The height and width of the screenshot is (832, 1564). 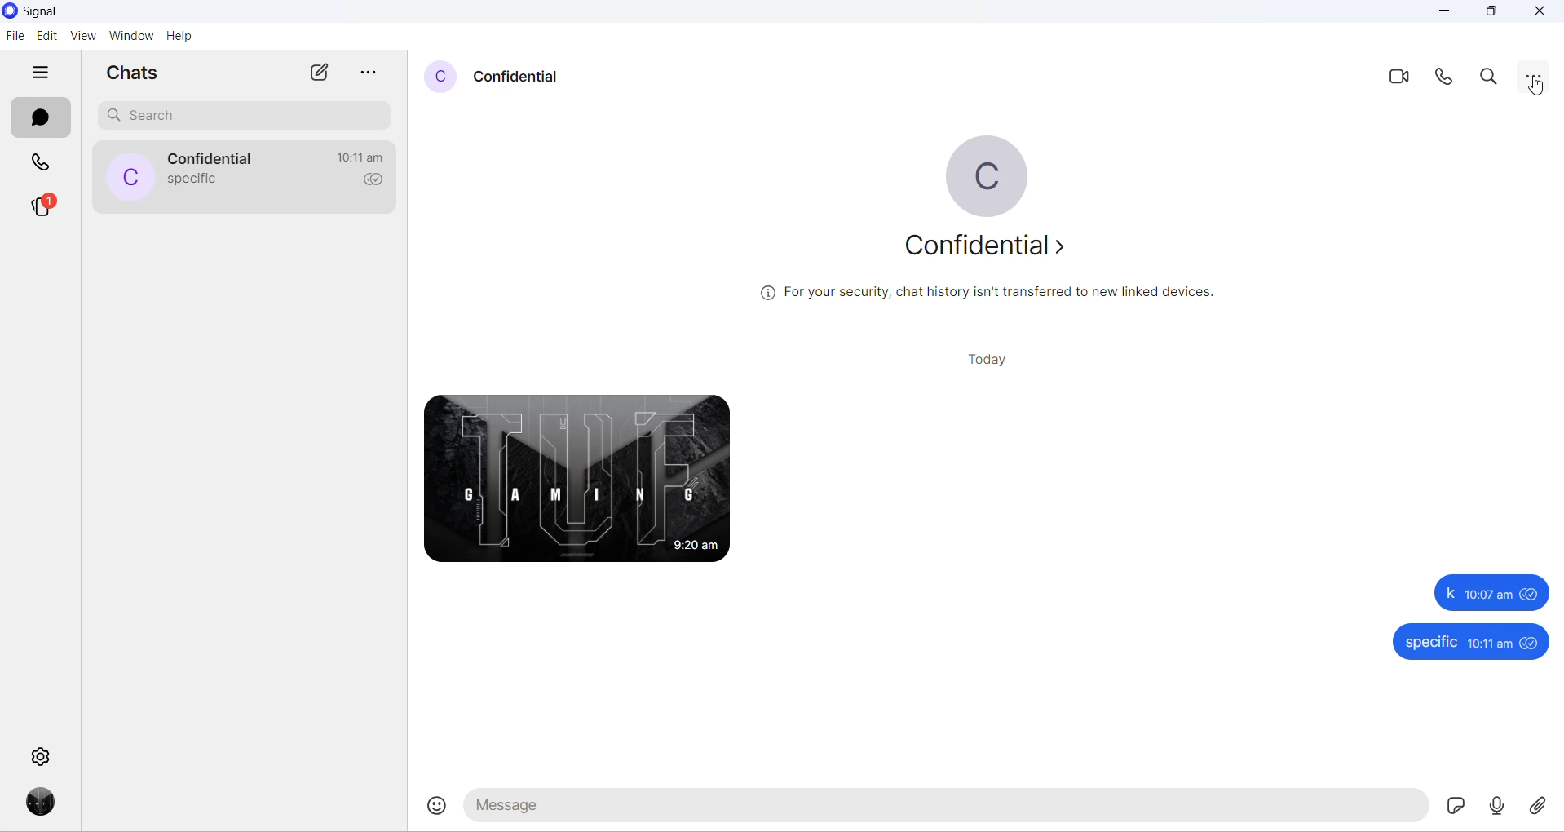 What do you see at coordinates (40, 75) in the screenshot?
I see `hide tabs` at bounding box center [40, 75].